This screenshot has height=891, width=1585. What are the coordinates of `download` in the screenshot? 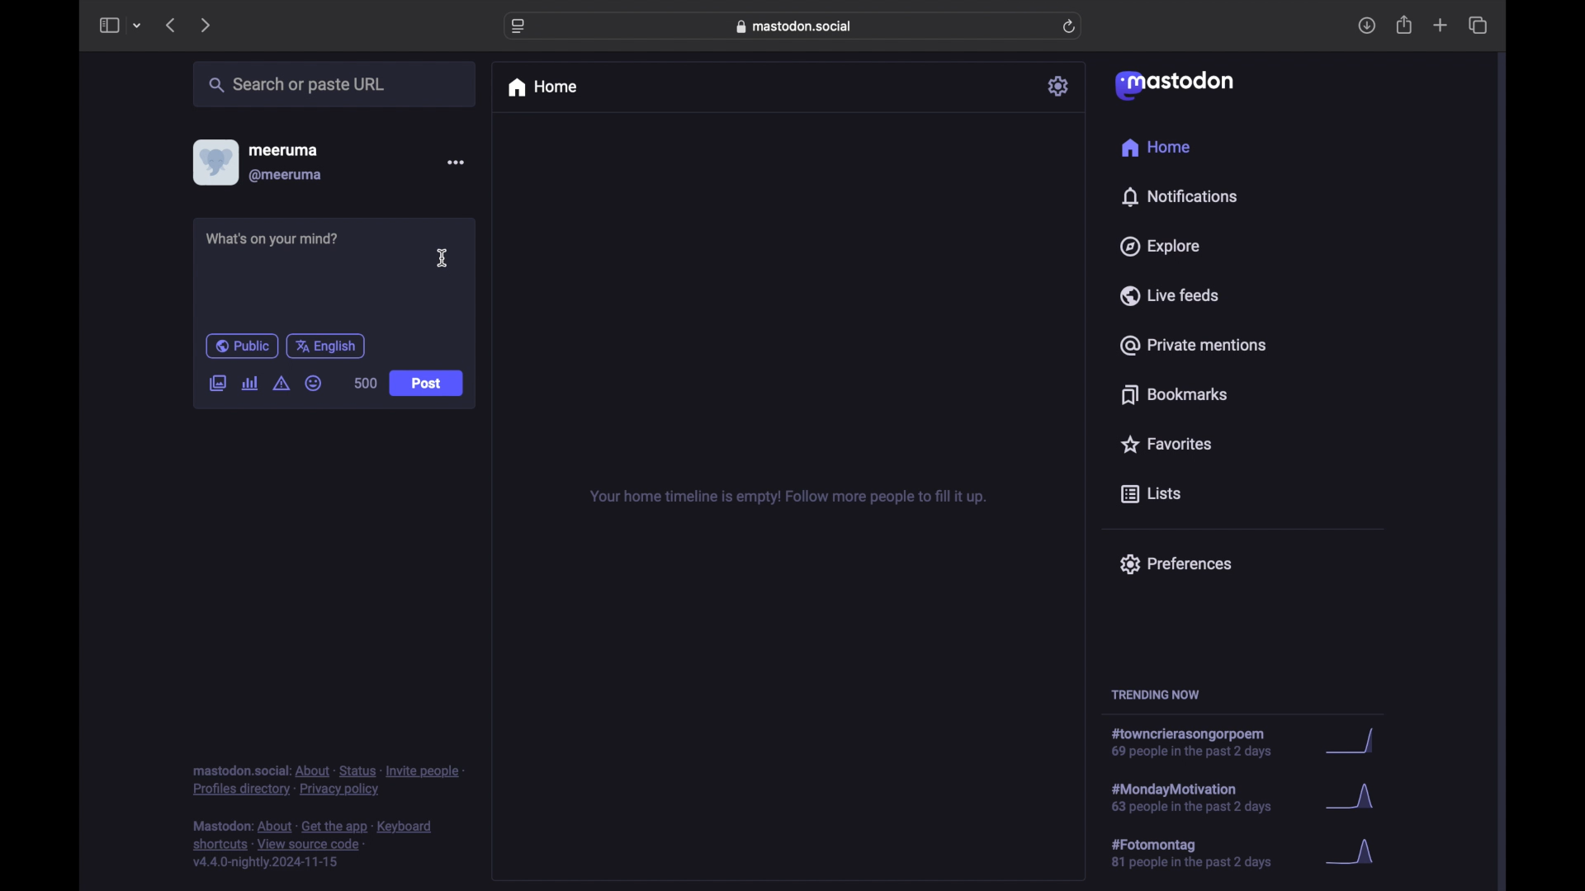 It's located at (1367, 26).